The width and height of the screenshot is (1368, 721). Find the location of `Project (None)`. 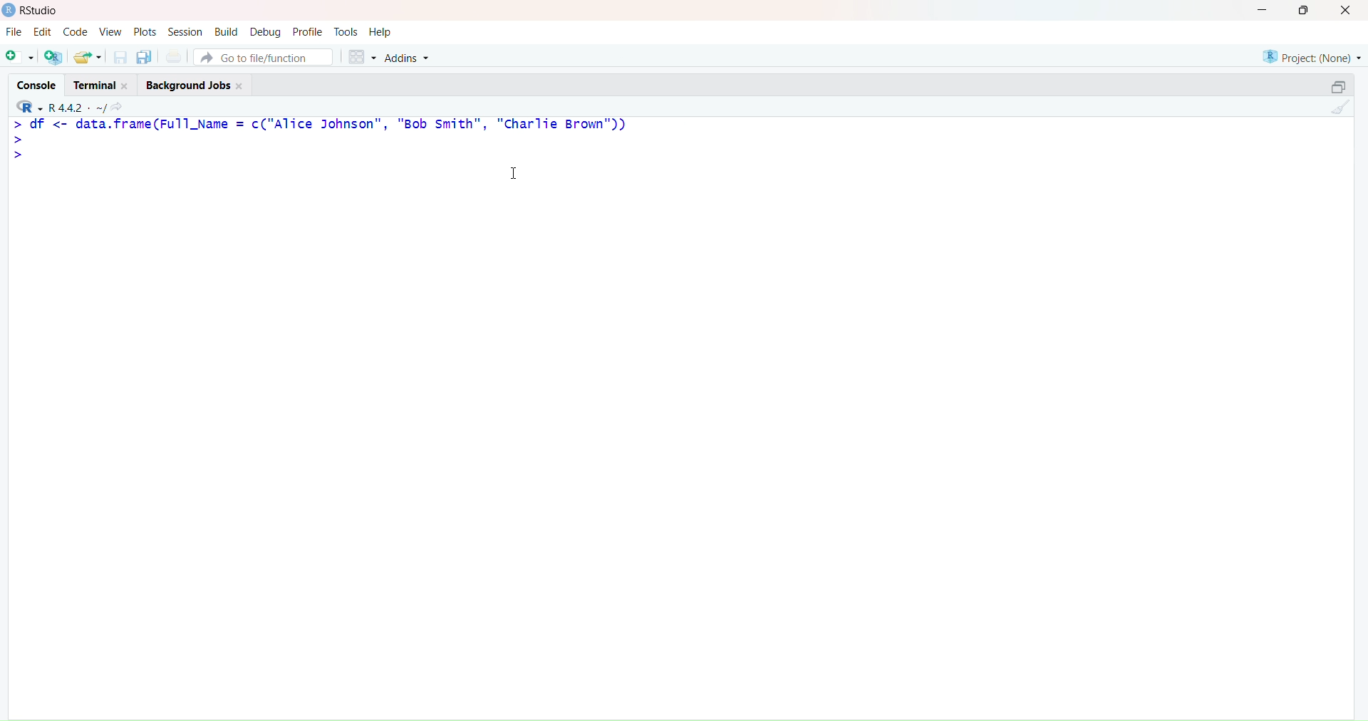

Project (None) is located at coordinates (1311, 52).